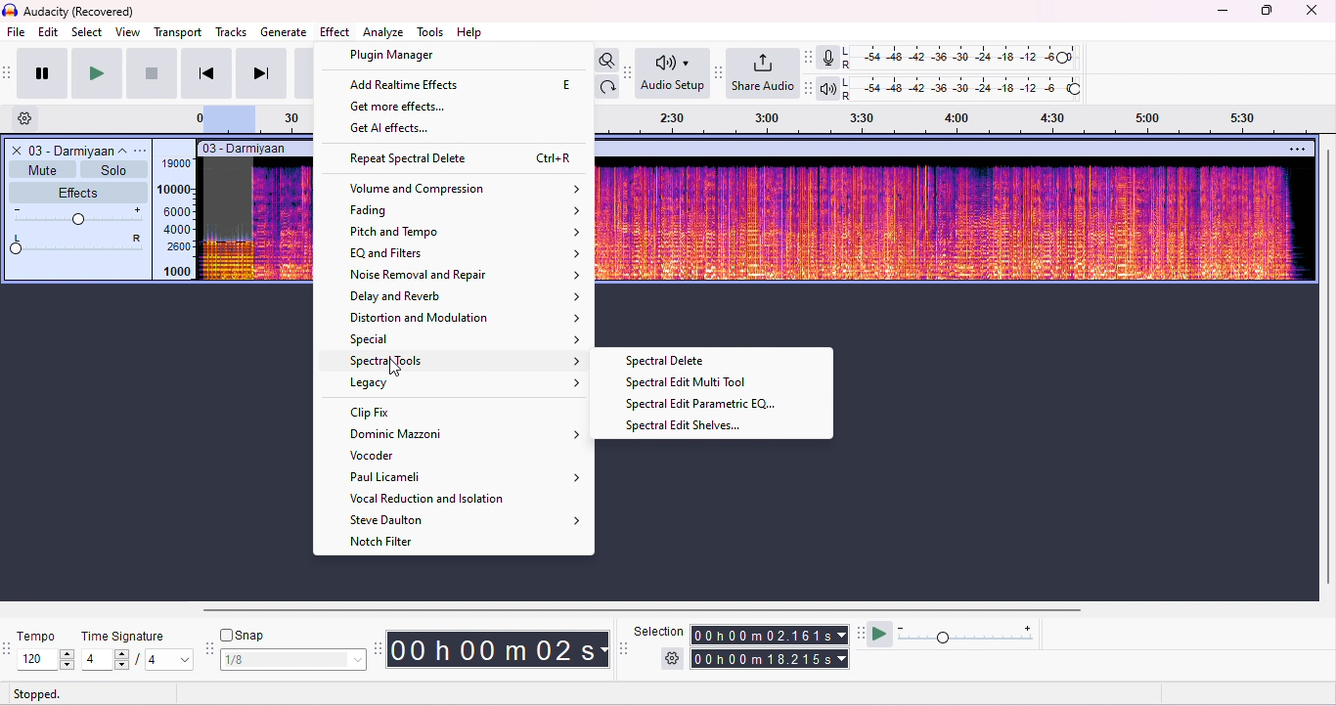  I want to click on minimize, so click(1223, 14).